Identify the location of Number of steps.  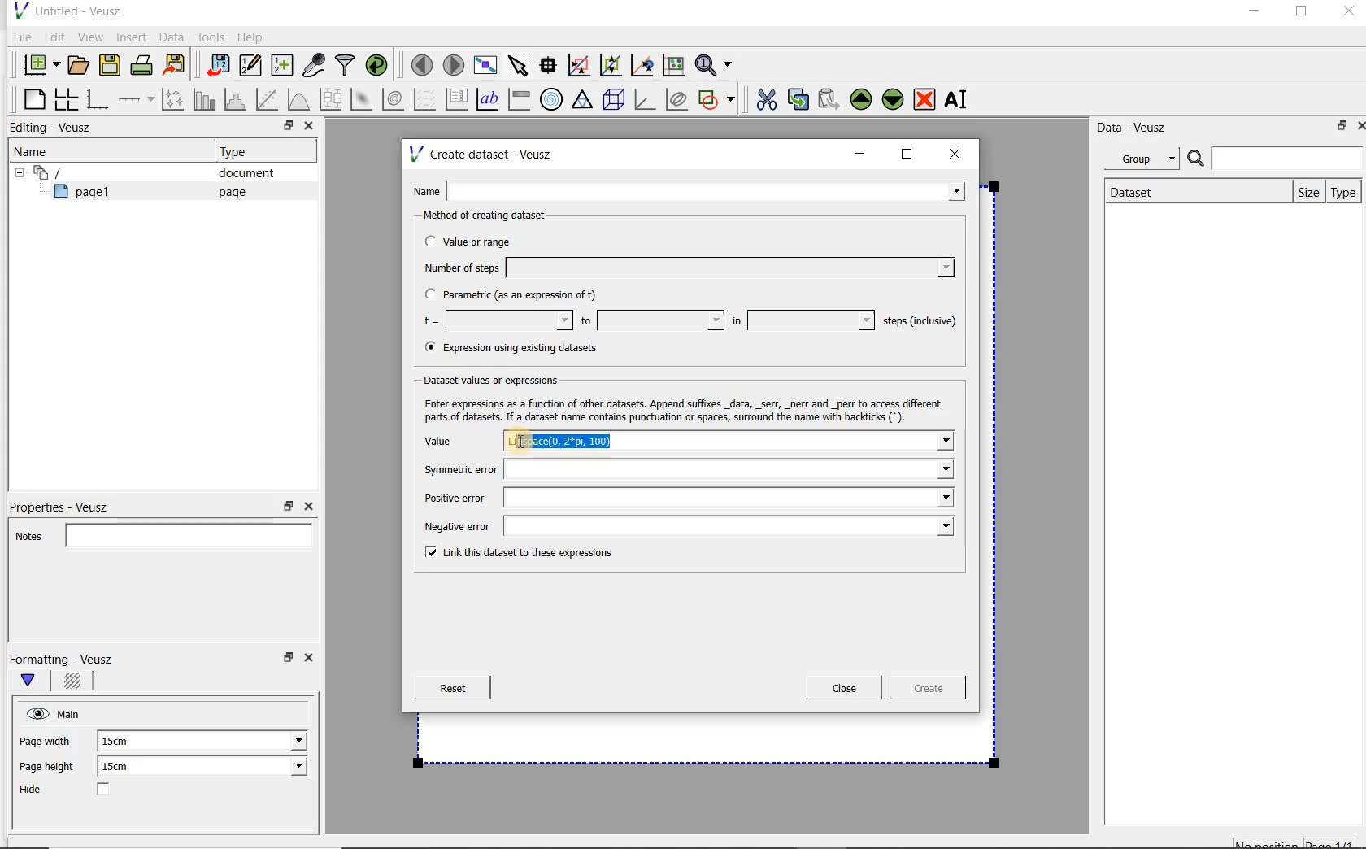
(684, 268).